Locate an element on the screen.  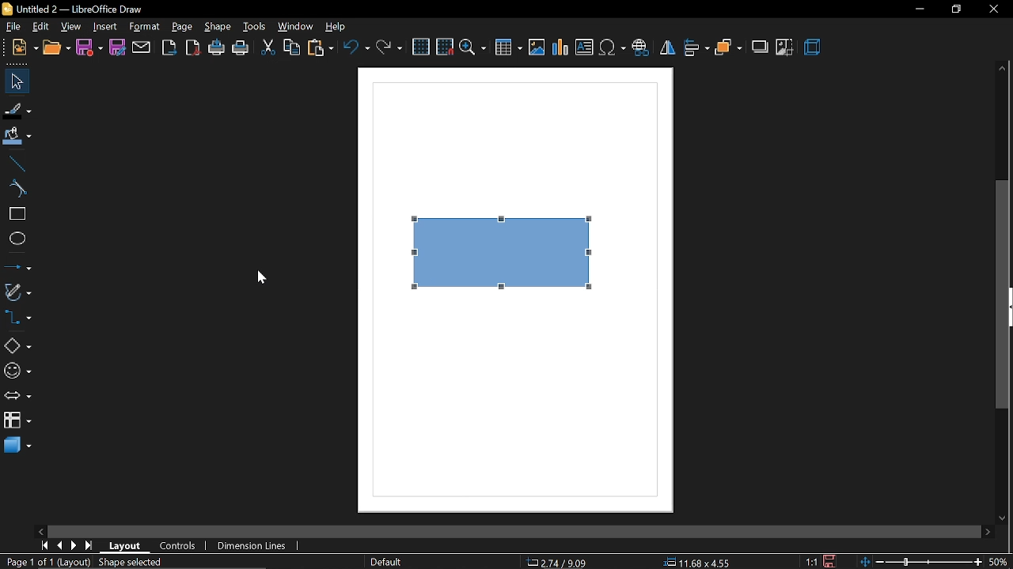
insert is located at coordinates (104, 27).